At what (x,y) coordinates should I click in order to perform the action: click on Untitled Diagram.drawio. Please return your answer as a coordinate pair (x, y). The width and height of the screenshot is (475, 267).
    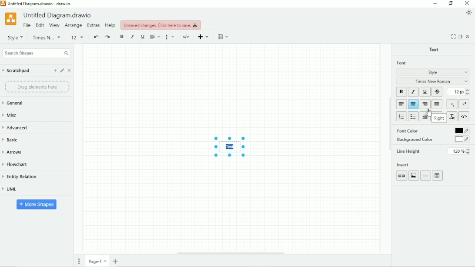
    Looking at the image, I should click on (59, 15).